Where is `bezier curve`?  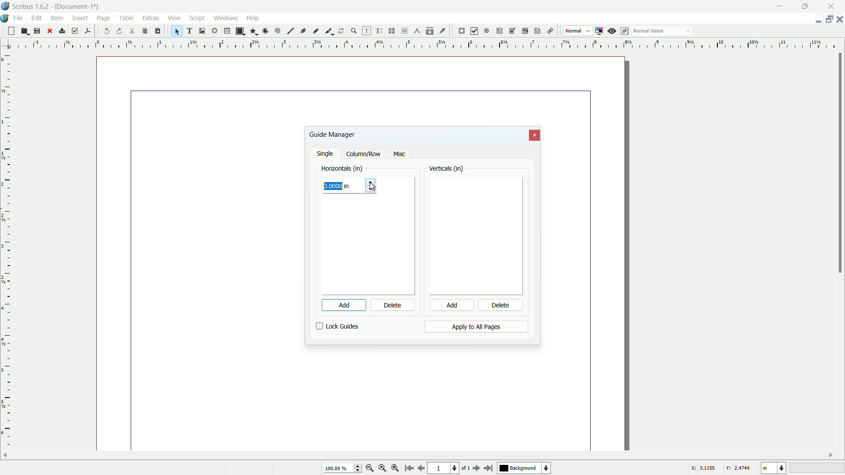
bezier curve is located at coordinates (304, 32).